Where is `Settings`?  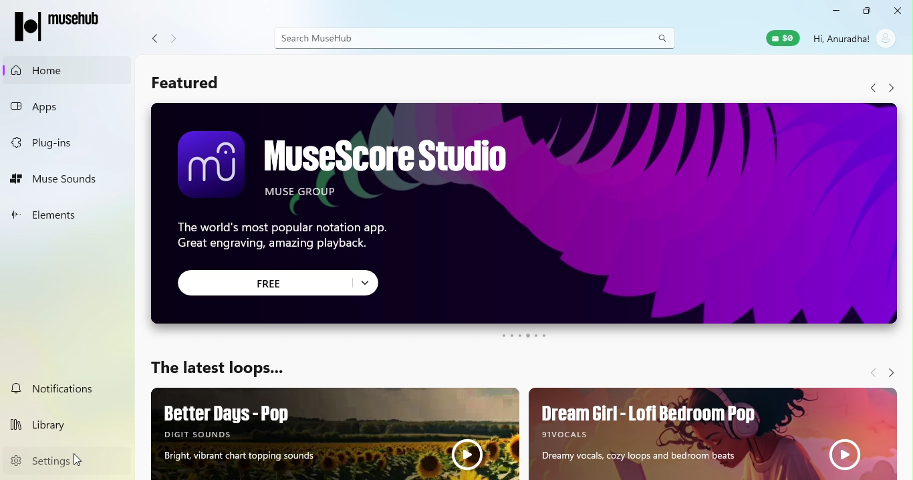 Settings is located at coordinates (71, 461).